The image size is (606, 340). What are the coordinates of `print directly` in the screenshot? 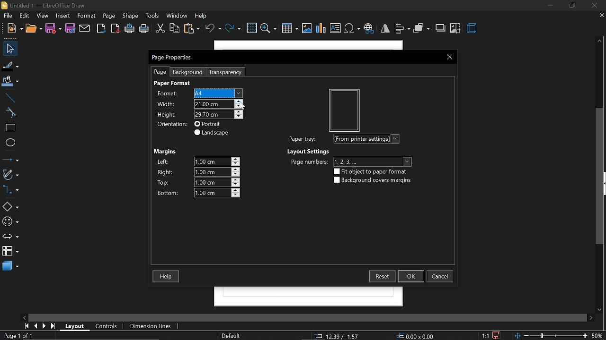 It's located at (129, 28).